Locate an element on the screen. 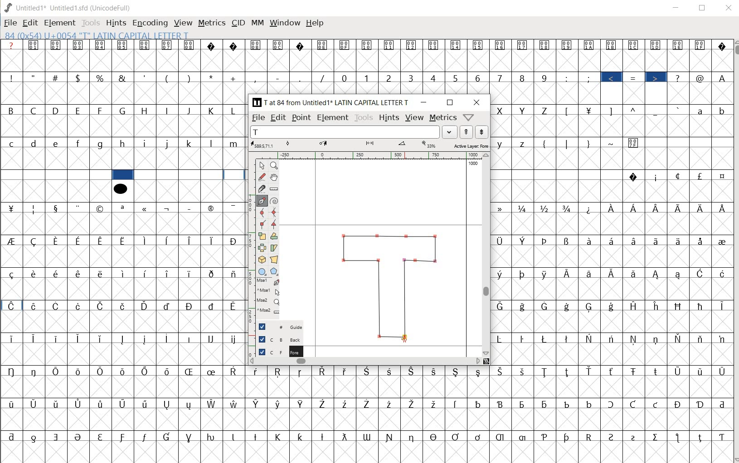 The height and width of the screenshot is (463, 739). Symbol is located at coordinates (169, 338).